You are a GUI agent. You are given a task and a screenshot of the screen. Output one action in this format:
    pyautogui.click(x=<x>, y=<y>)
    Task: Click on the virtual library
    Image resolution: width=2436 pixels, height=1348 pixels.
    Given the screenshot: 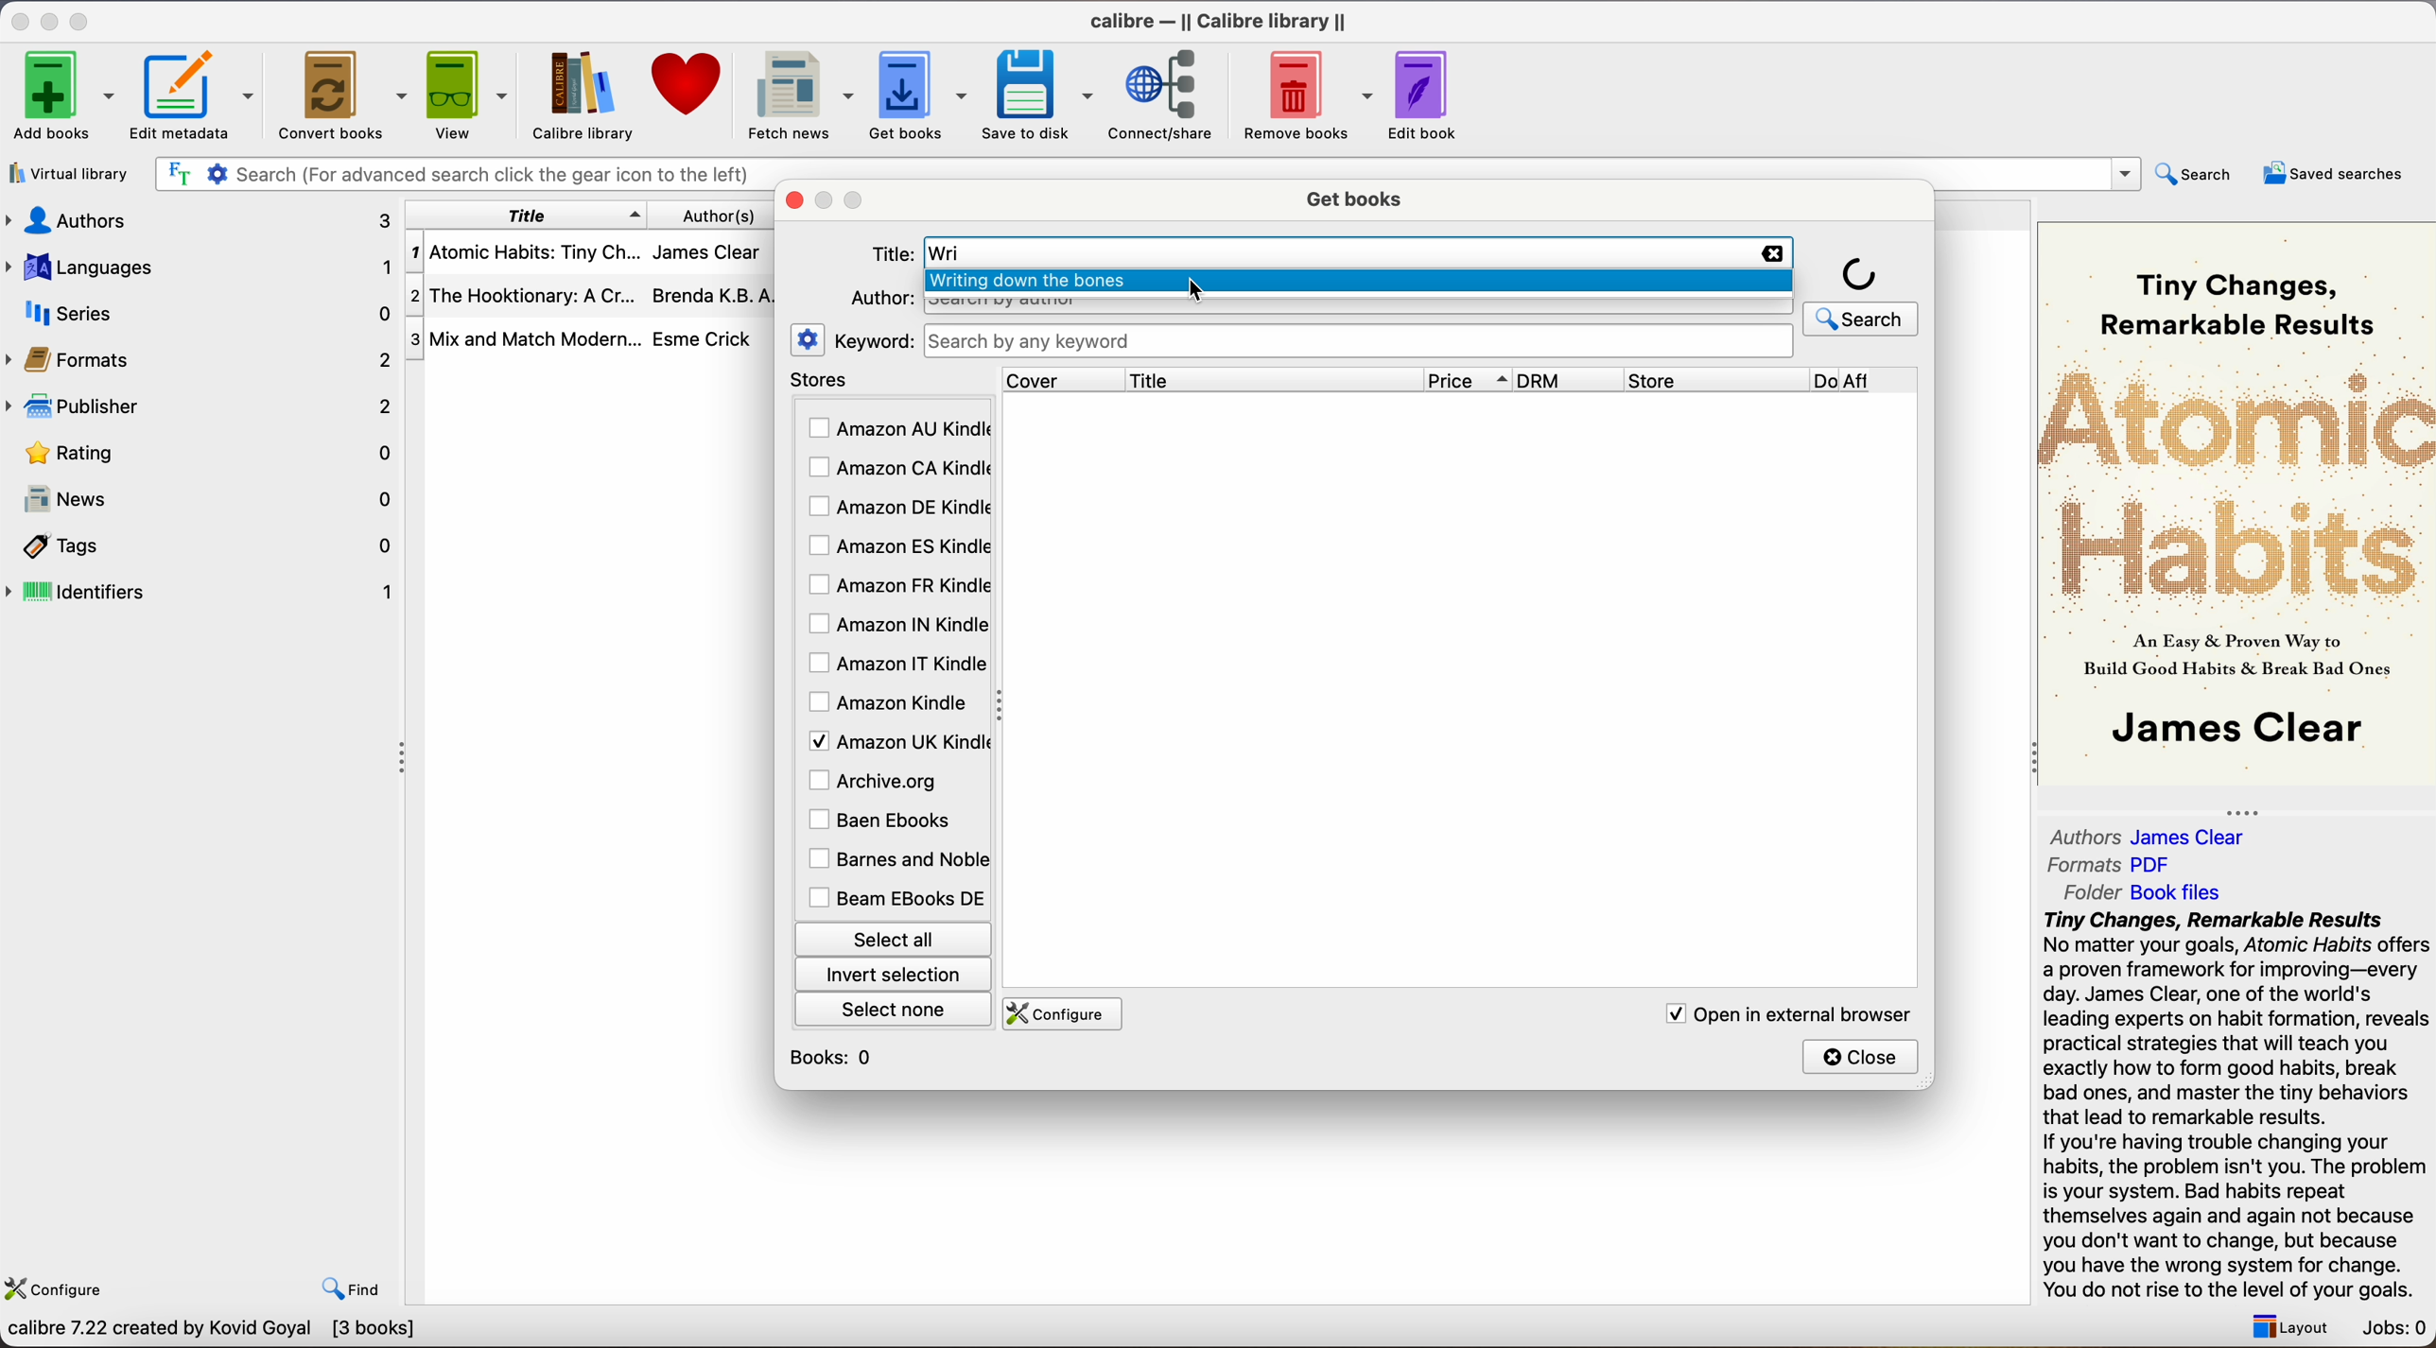 What is the action you would take?
    pyautogui.click(x=70, y=176)
    